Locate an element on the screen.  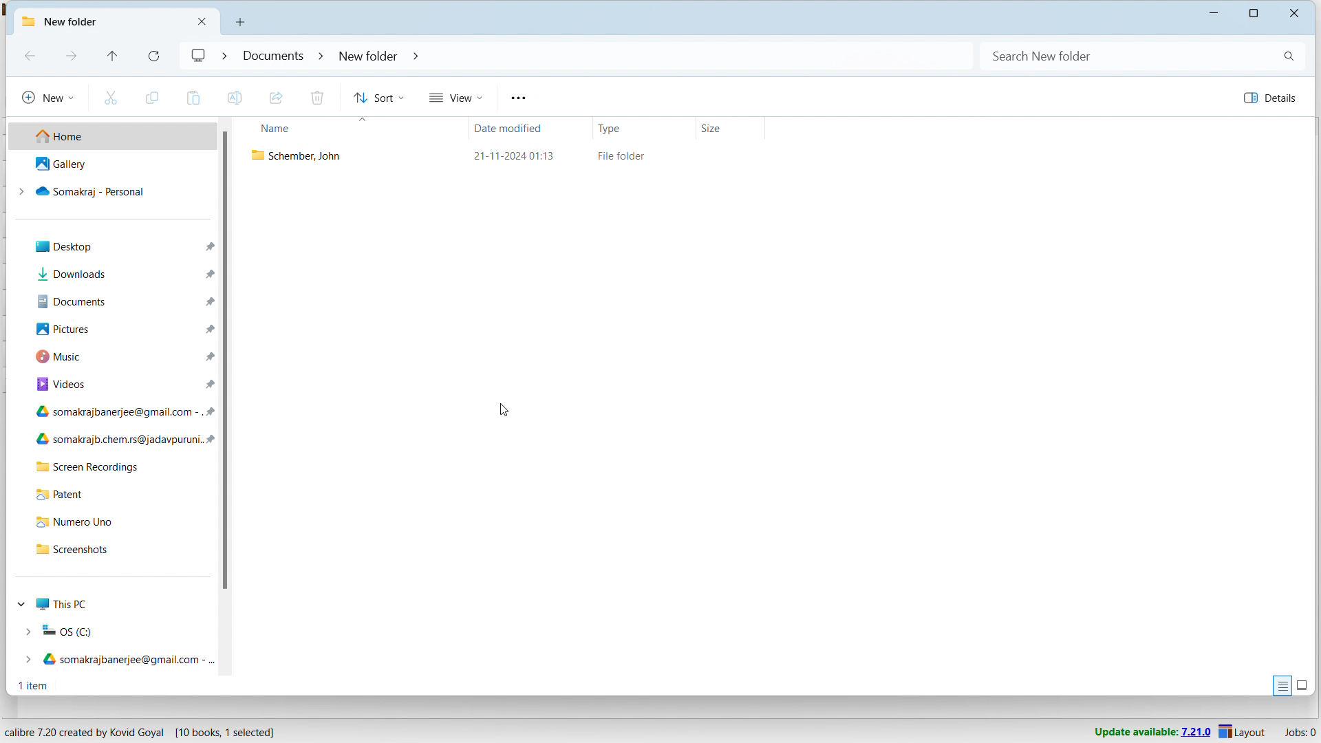
somakraj - personal is located at coordinates (103, 191).